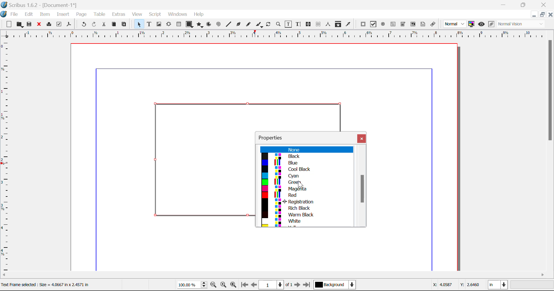 The image size is (554, 291). What do you see at coordinates (306, 169) in the screenshot?
I see `Cool Black` at bounding box center [306, 169].